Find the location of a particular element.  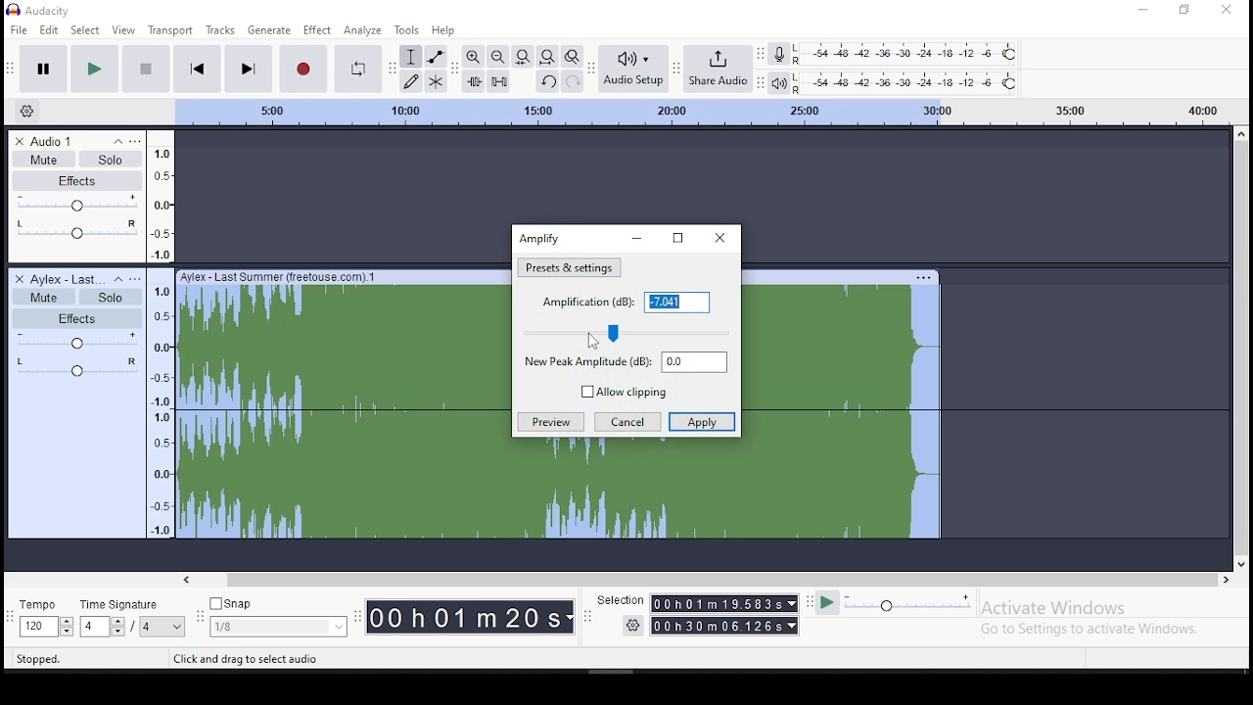

icon is located at coordinates (43, 11).